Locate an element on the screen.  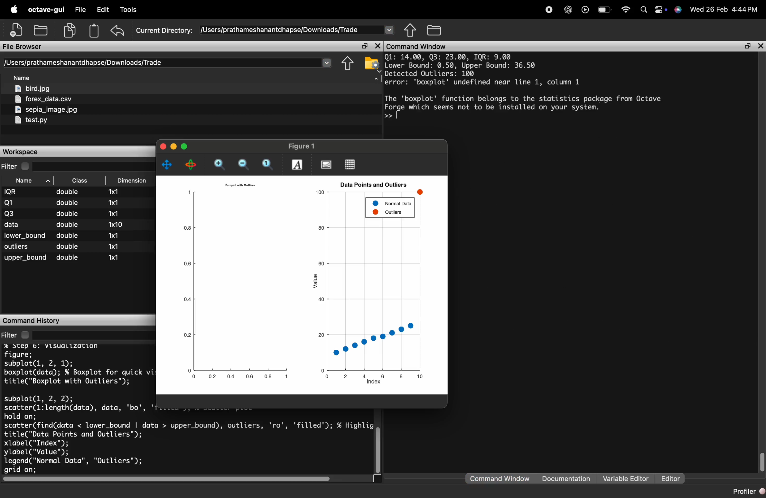
close is located at coordinates (761, 46).